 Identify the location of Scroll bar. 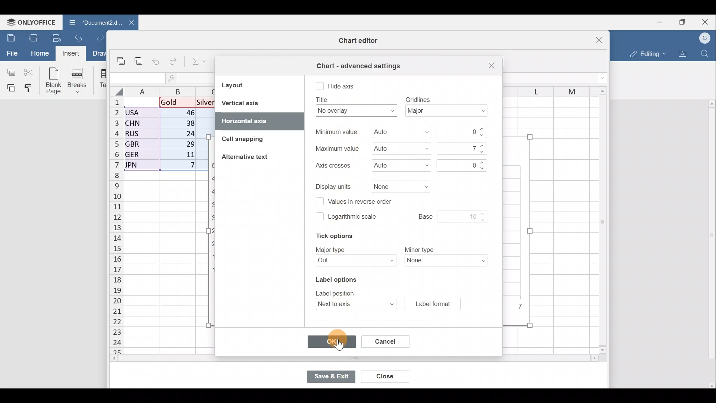
(600, 221).